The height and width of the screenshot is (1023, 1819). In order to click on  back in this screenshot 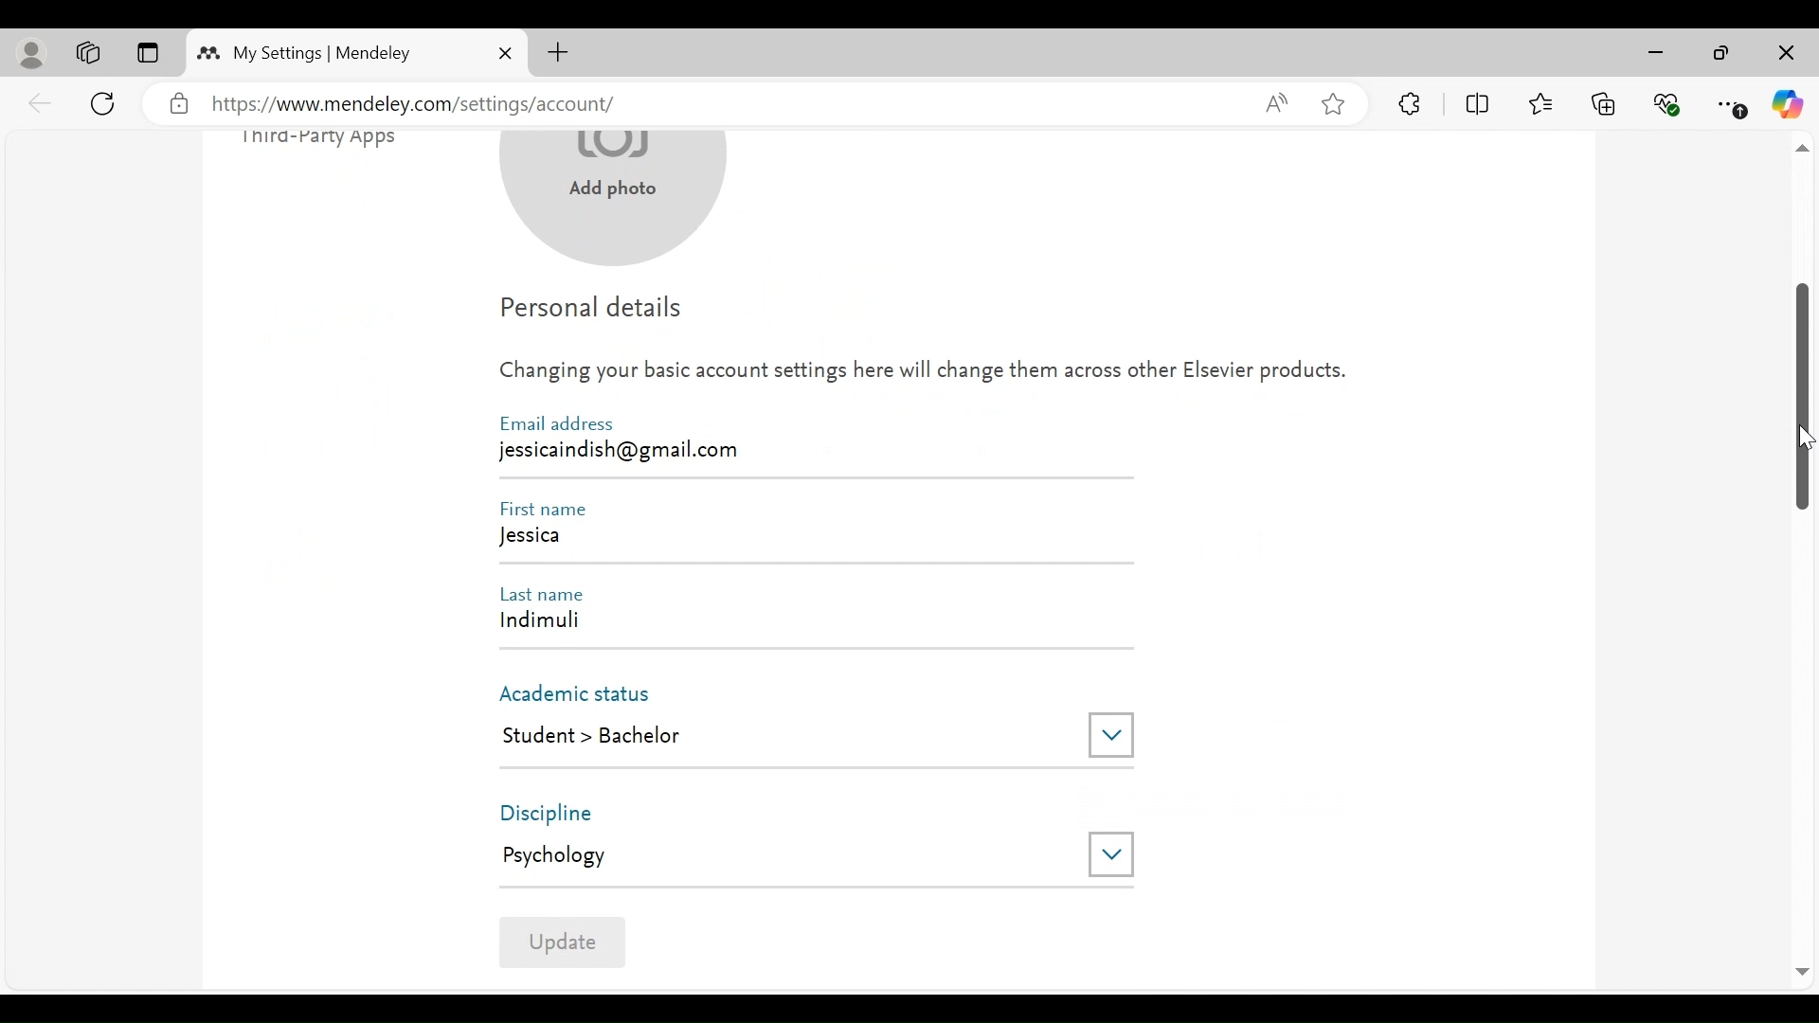, I will do `click(41, 102)`.